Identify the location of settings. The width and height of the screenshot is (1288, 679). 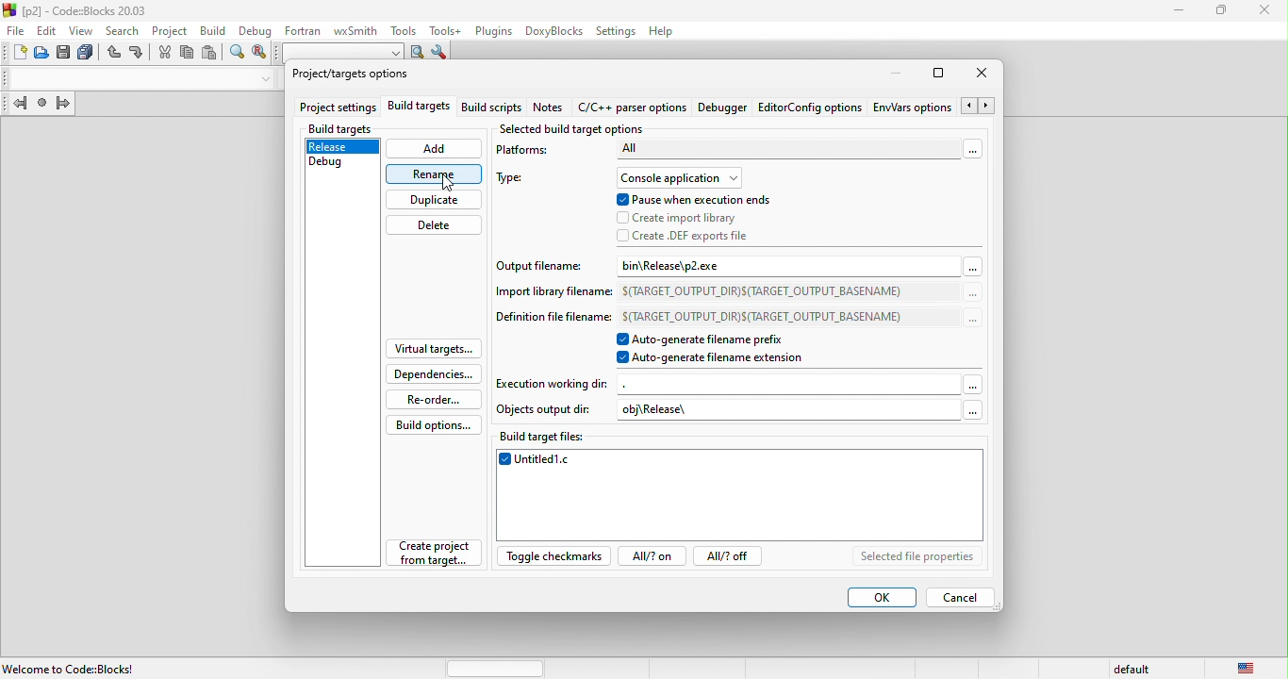
(616, 30).